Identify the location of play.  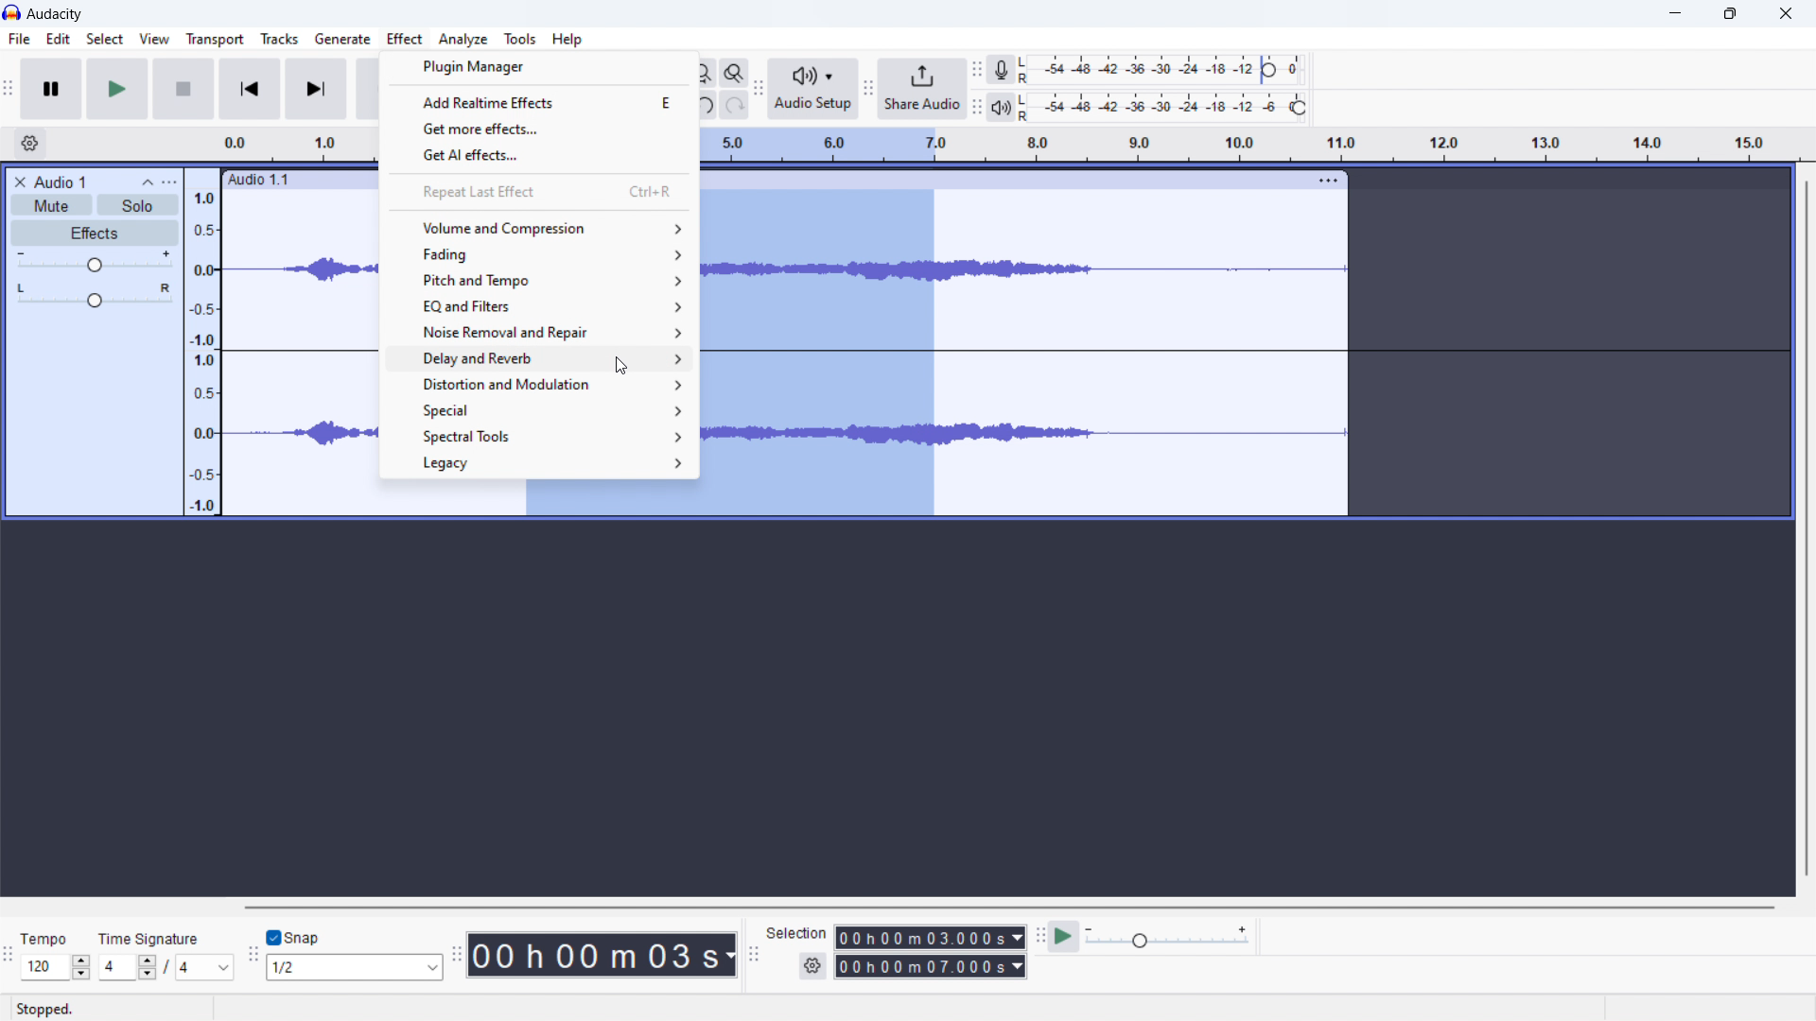
(118, 89).